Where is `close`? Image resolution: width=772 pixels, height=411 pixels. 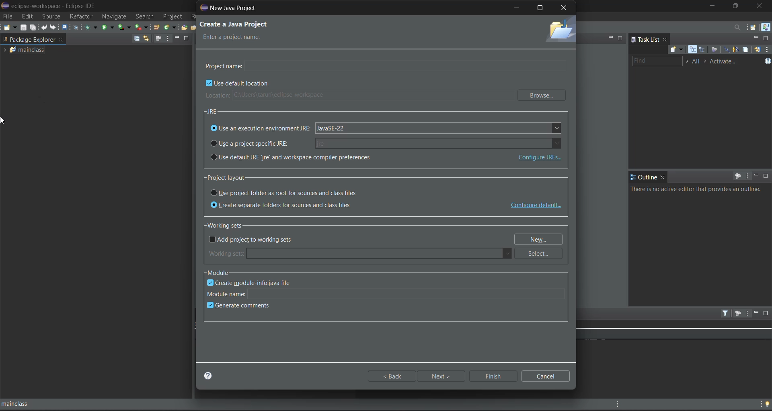 close is located at coordinates (760, 6).